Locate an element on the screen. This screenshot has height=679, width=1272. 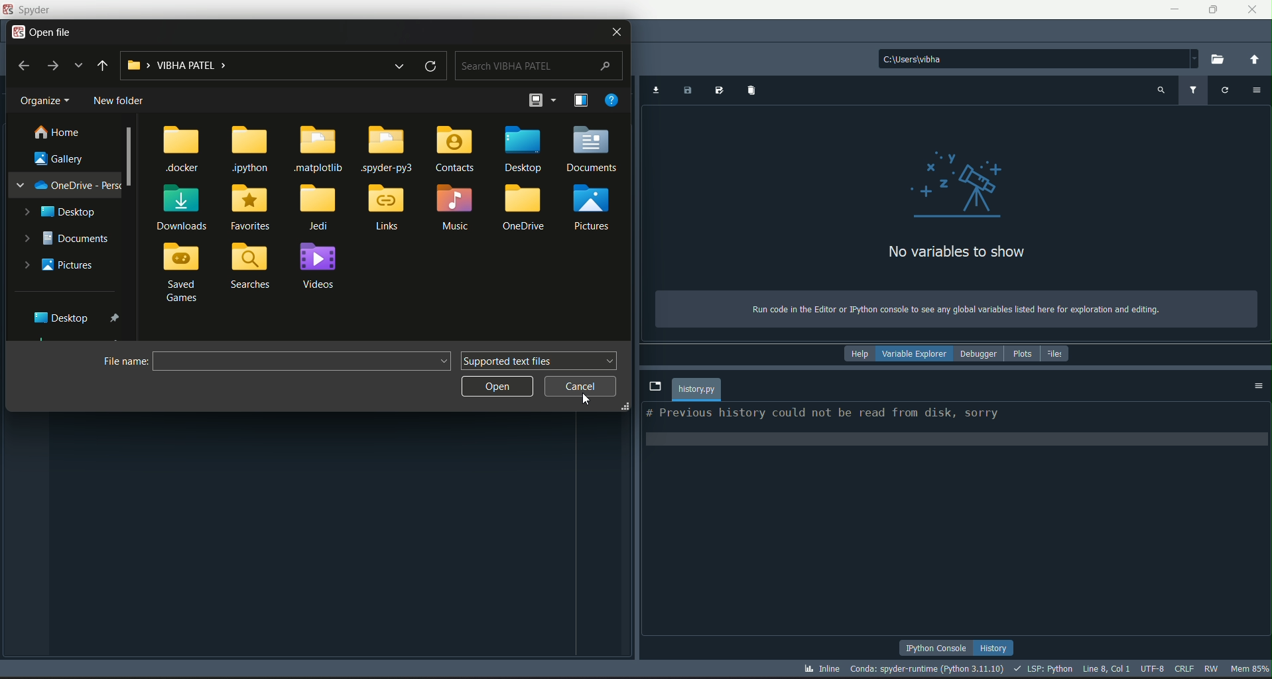
downloads is located at coordinates (182, 208).